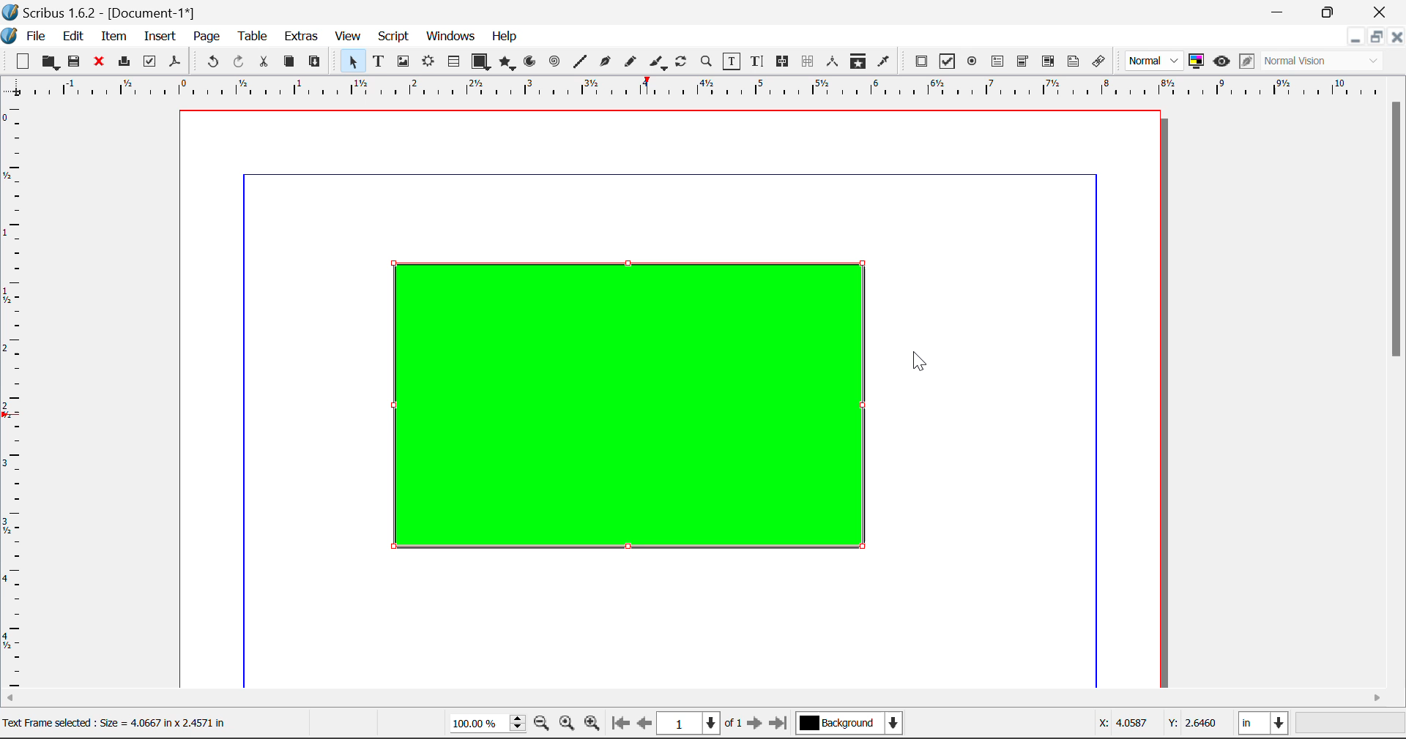  What do you see at coordinates (1046, 61) in the screenshot?
I see `Pdf Listbox` at bounding box center [1046, 61].